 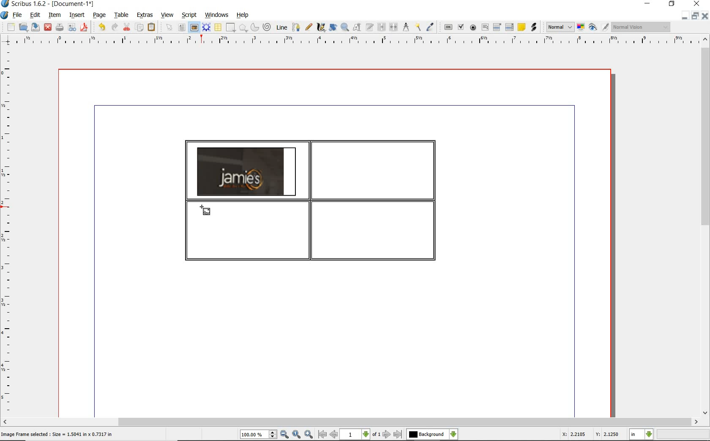 What do you see at coordinates (76, 16) in the screenshot?
I see `insert` at bounding box center [76, 16].